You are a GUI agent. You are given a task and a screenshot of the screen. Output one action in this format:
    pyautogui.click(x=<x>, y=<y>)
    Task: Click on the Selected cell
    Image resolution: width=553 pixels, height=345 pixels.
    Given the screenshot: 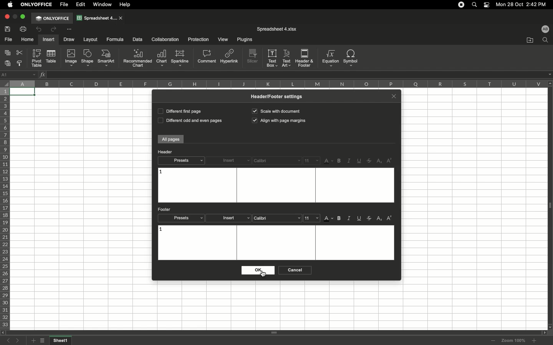 What is the action you would take?
    pyautogui.click(x=23, y=92)
    